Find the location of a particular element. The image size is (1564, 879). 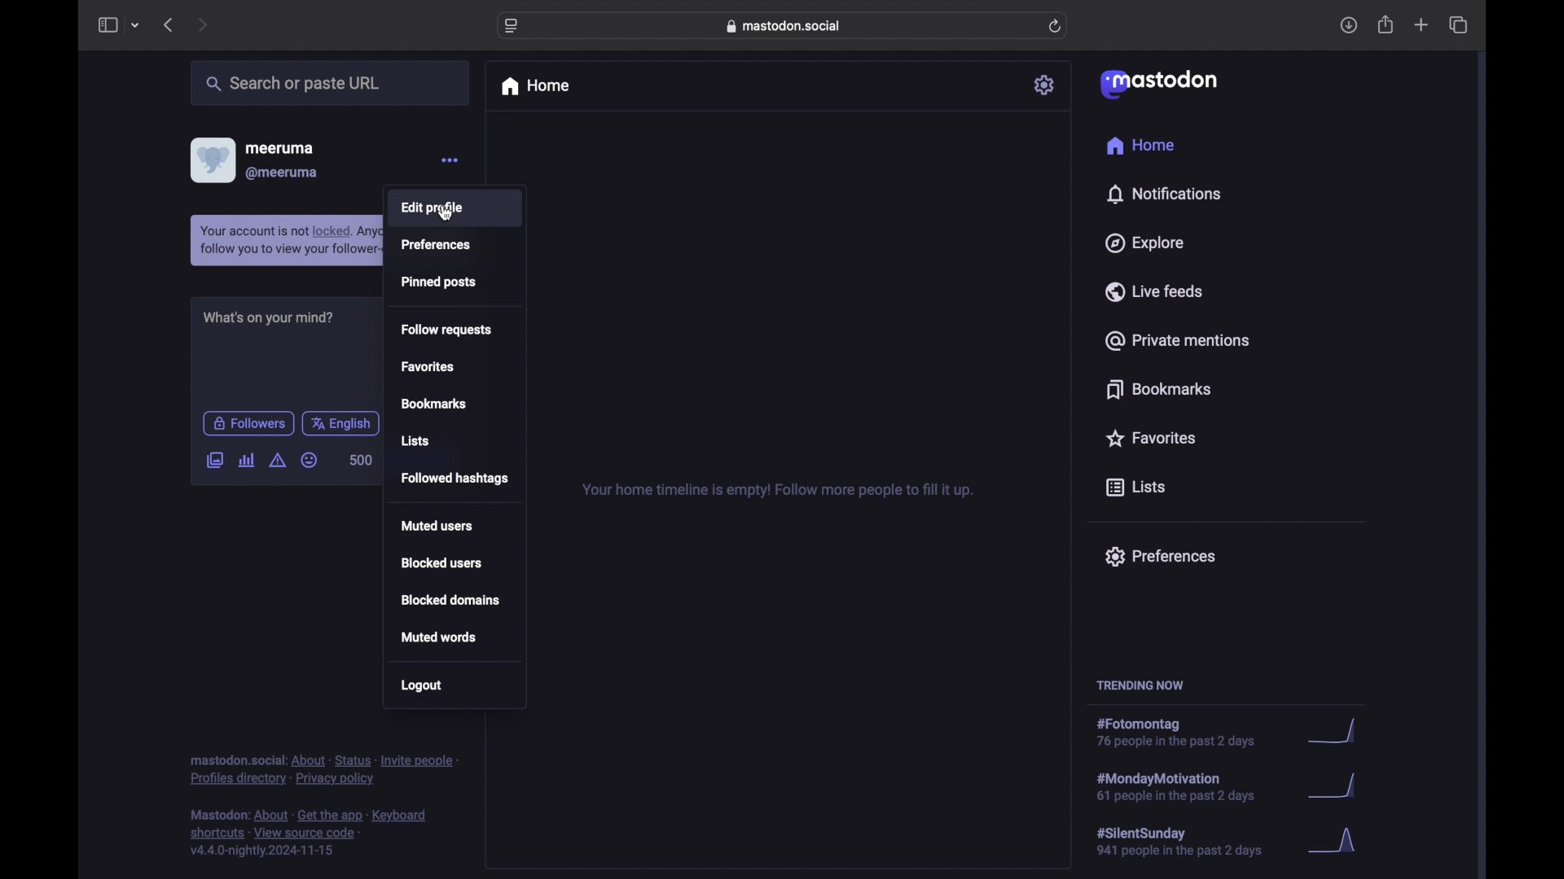

blocked domains is located at coordinates (450, 600).